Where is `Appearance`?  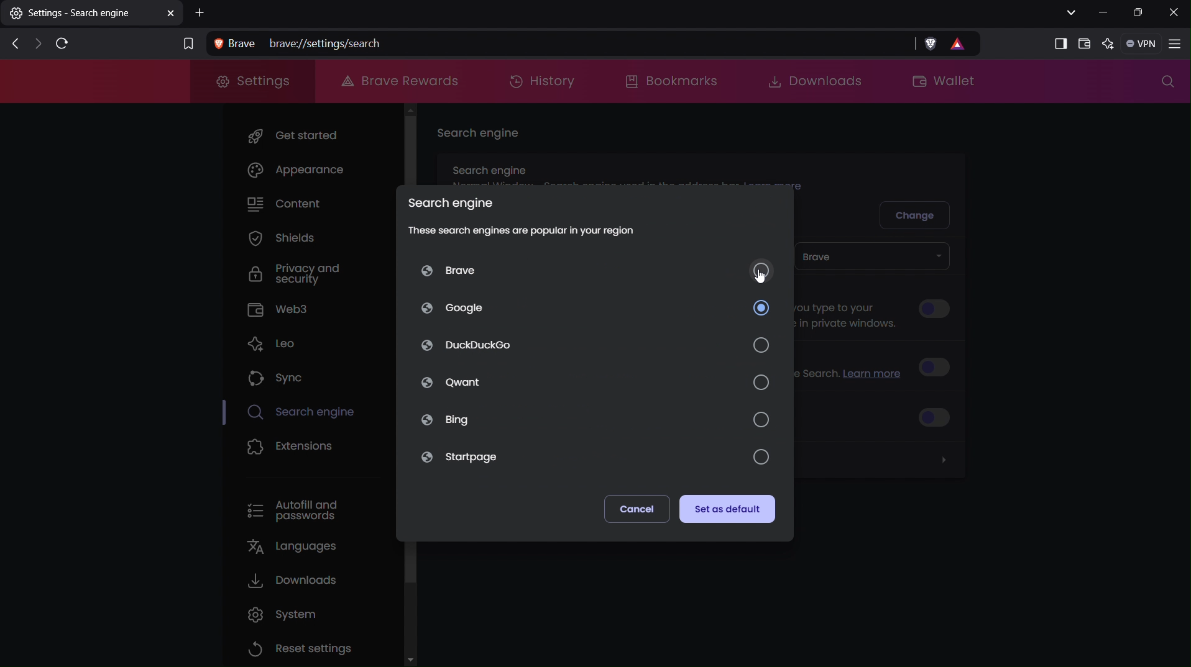
Appearance is located at coordinates (315, 173).